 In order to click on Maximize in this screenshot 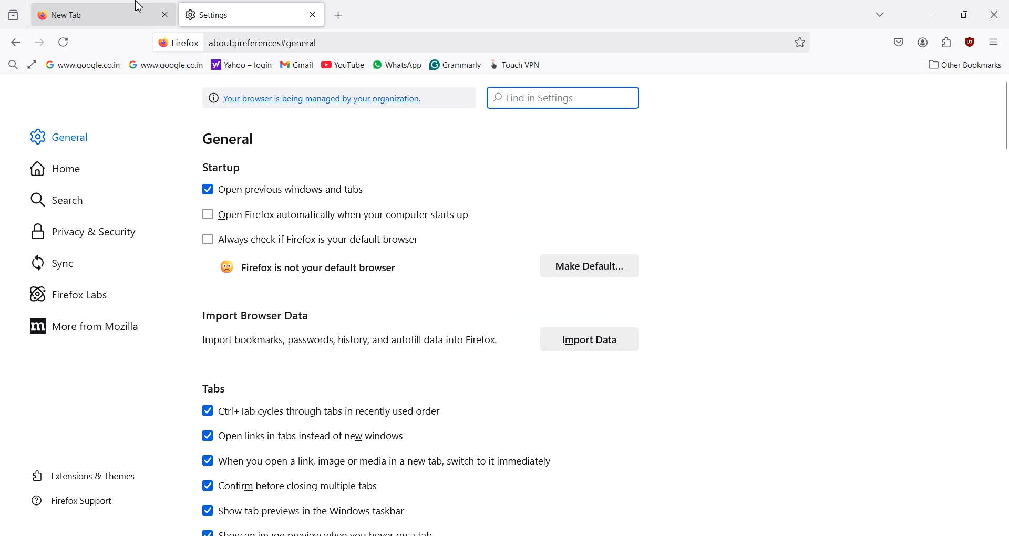, I will do `click(964, 13)`.